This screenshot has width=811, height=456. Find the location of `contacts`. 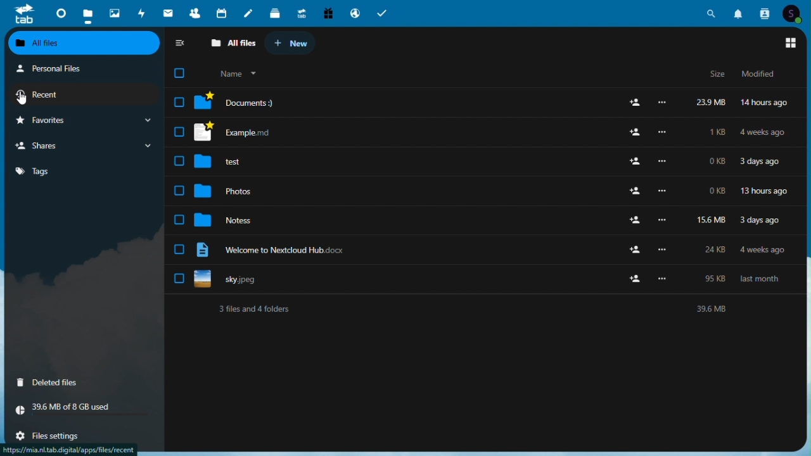

contacts is located at coordinates (191, 11).